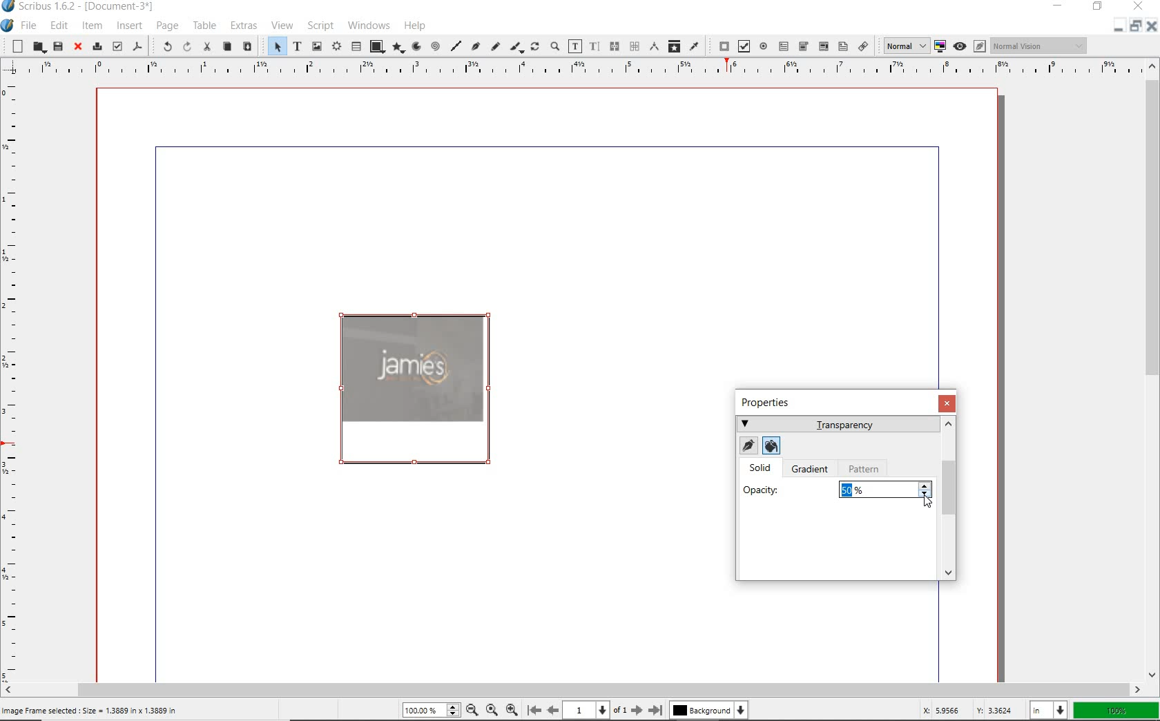 The height and width of the screenshot is (721, 1160). What do you see at coordinates (336, 47) in the screenshot?
I see `render frame` at bounding box center [336, 47].